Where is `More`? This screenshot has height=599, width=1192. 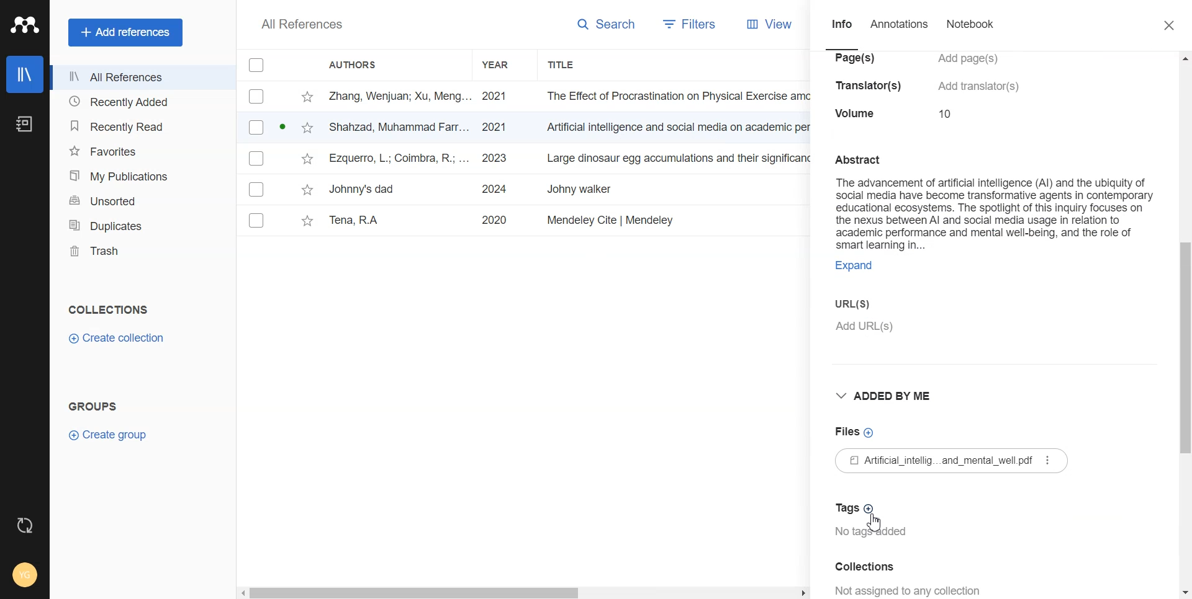 More is located at coordinates (1046, 461).